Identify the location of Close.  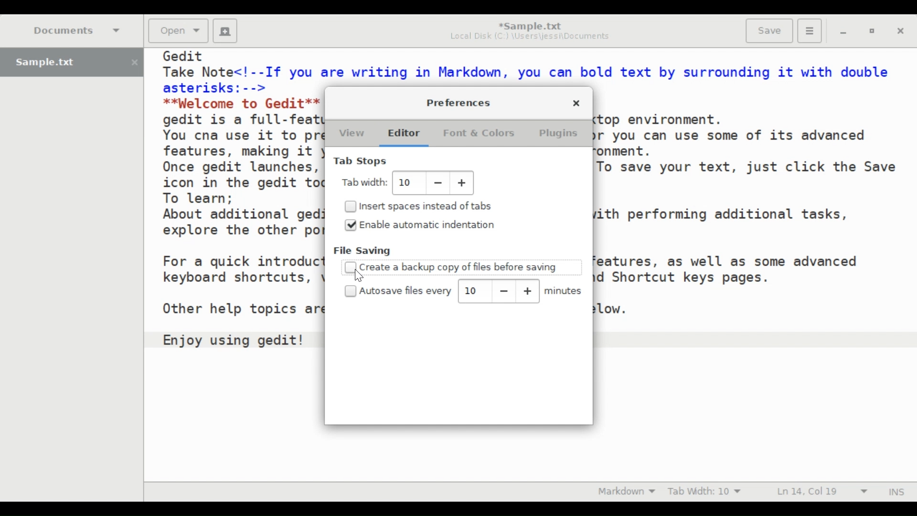
(901, 32).